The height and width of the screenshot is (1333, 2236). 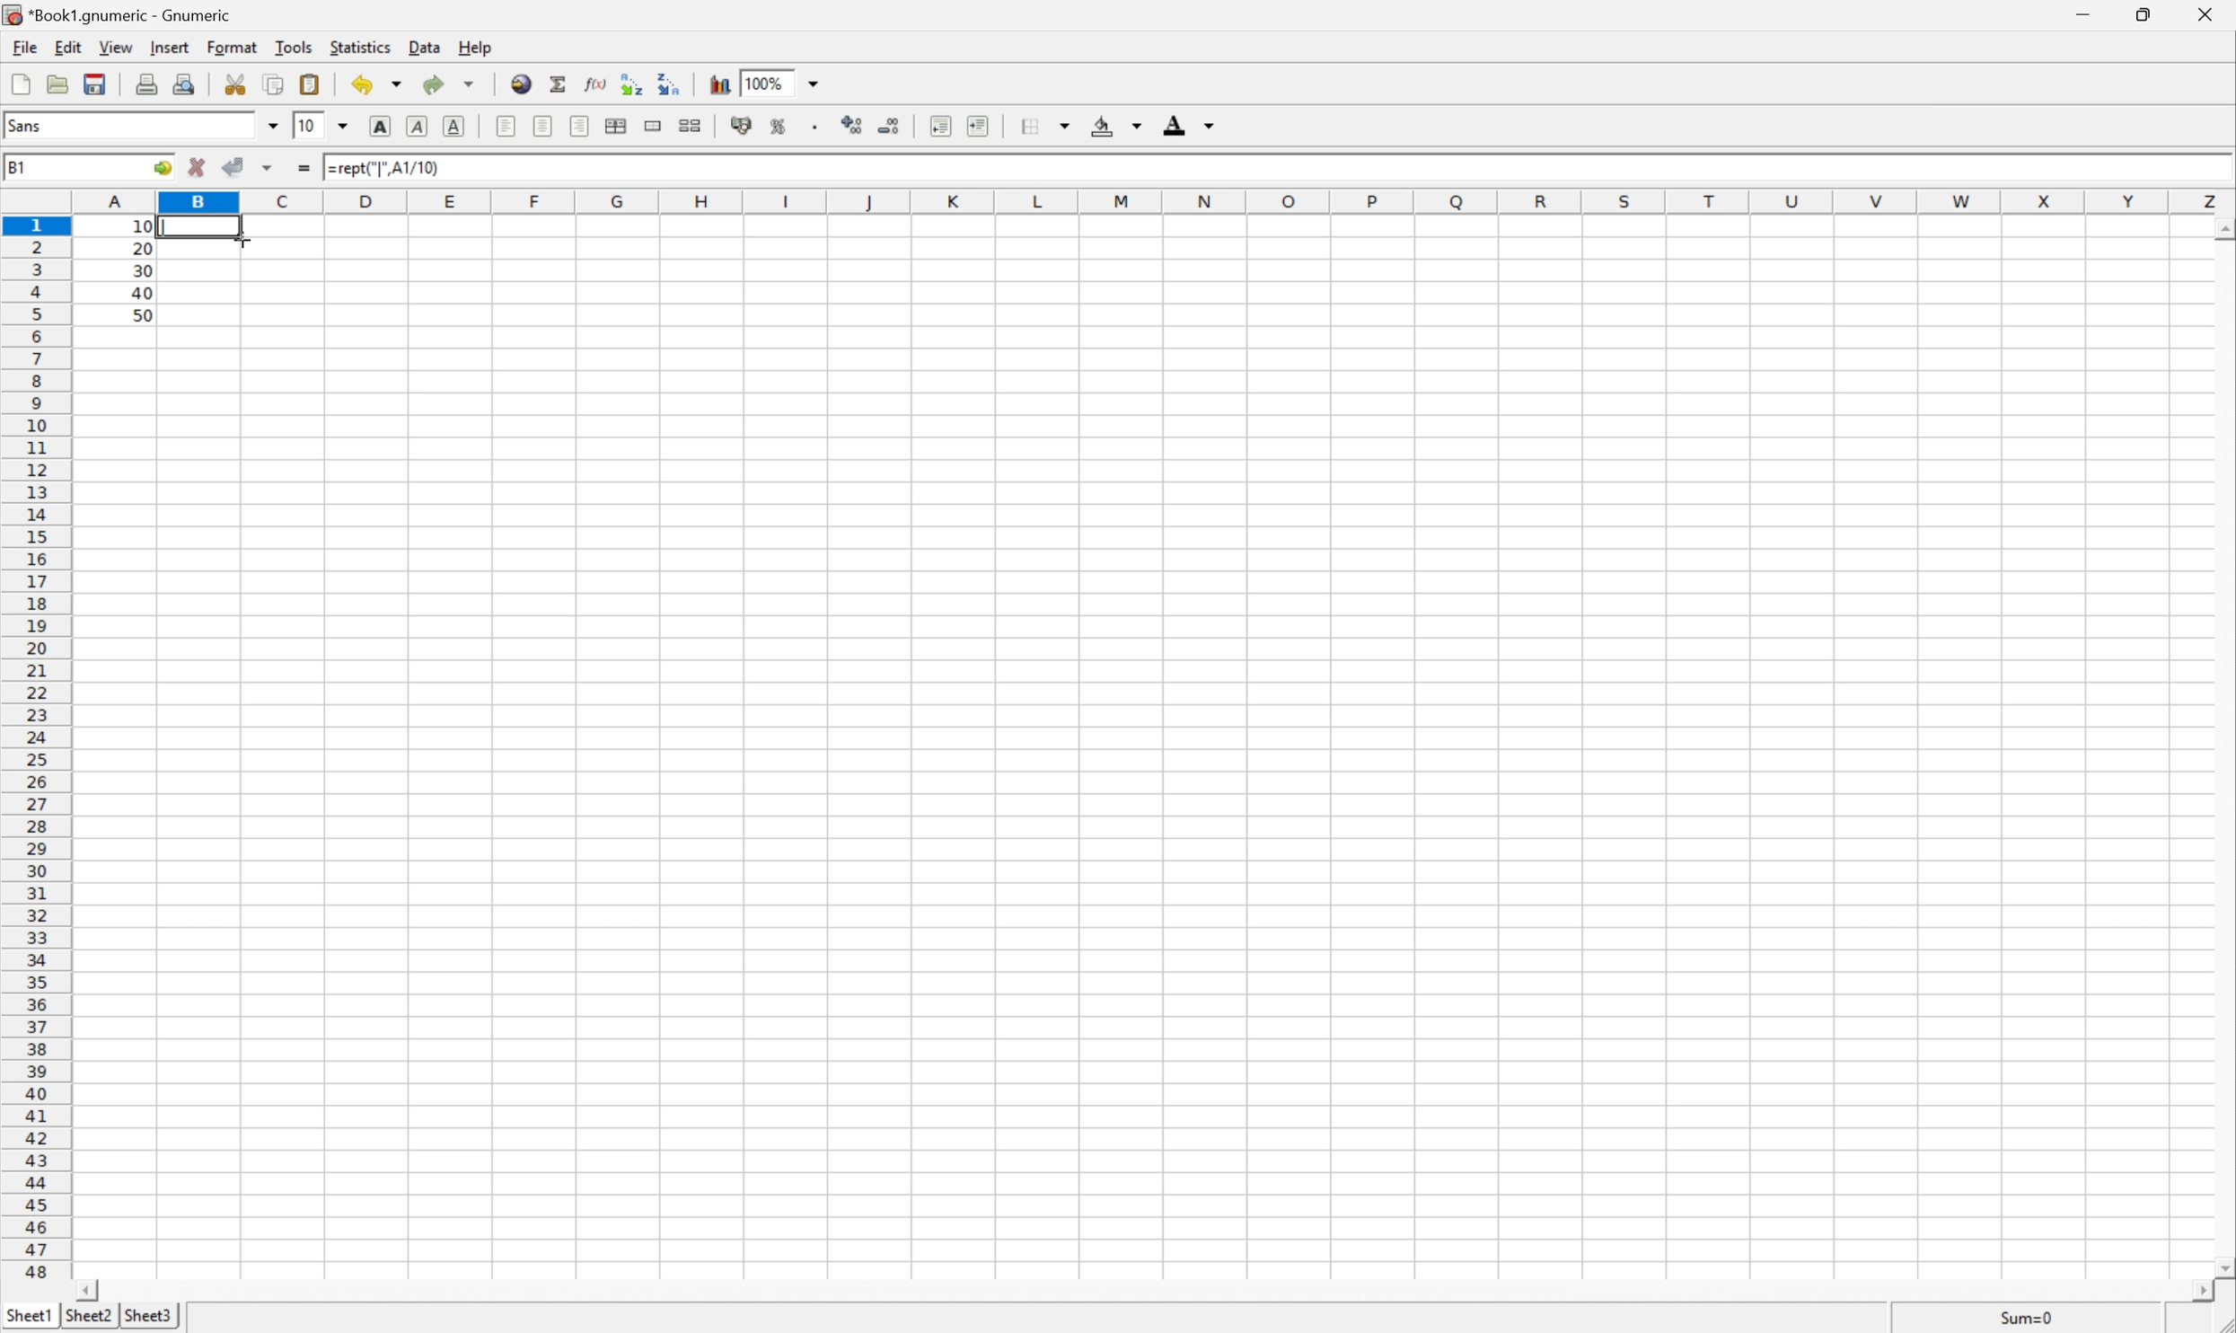 What do you see at coordinates (147, 84) in the screenshot?
I see `Print current file` at bounding box center [147, 84].